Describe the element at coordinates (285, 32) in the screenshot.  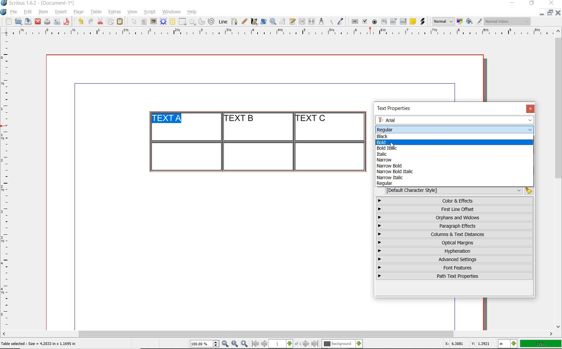
I see `ruler` at that location.